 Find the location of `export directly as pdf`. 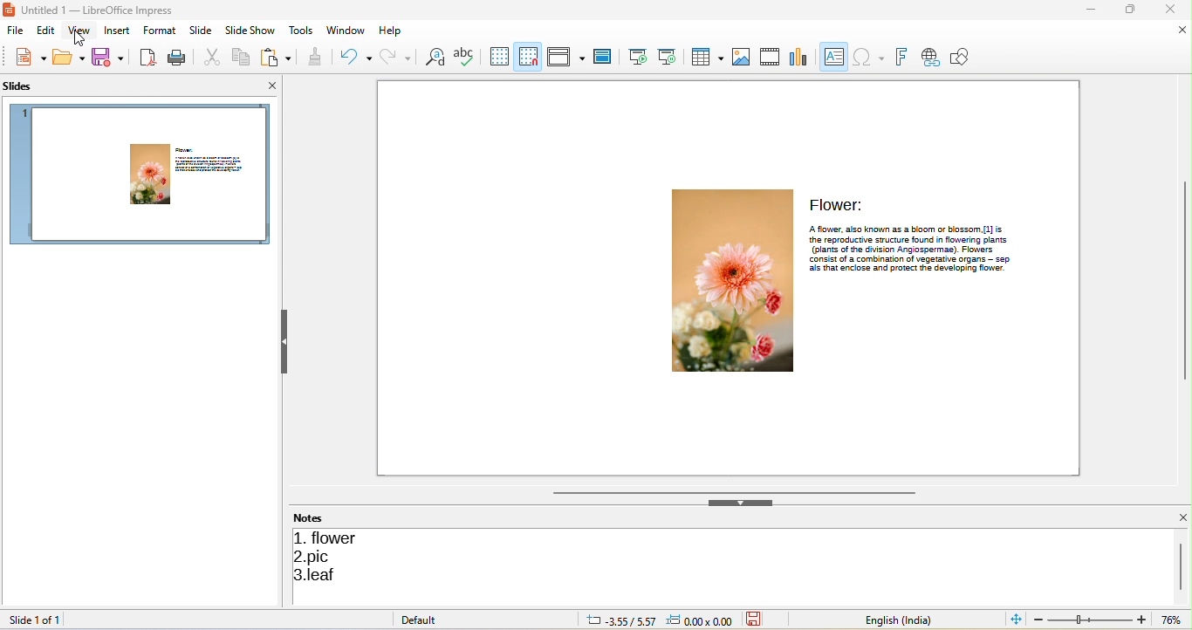

export directly as pdf is located at coordinates (147, 57).